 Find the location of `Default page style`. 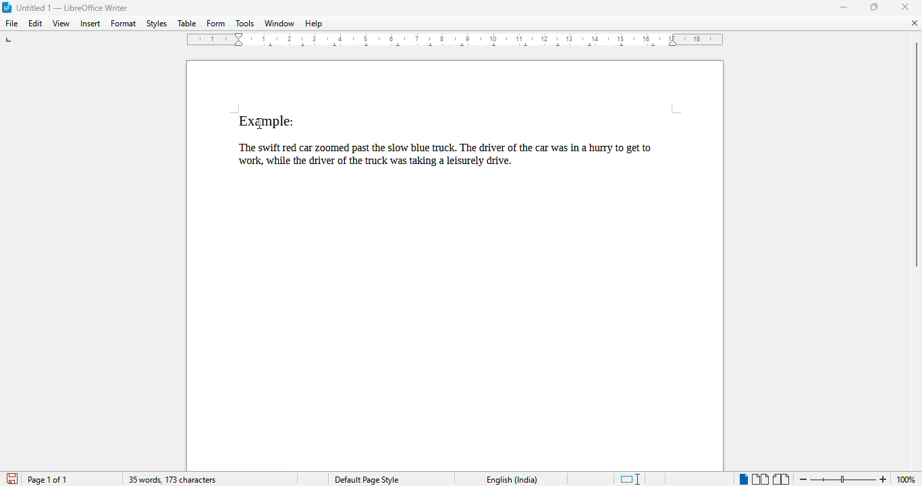

Default page style is located at coordinates (367, 480).